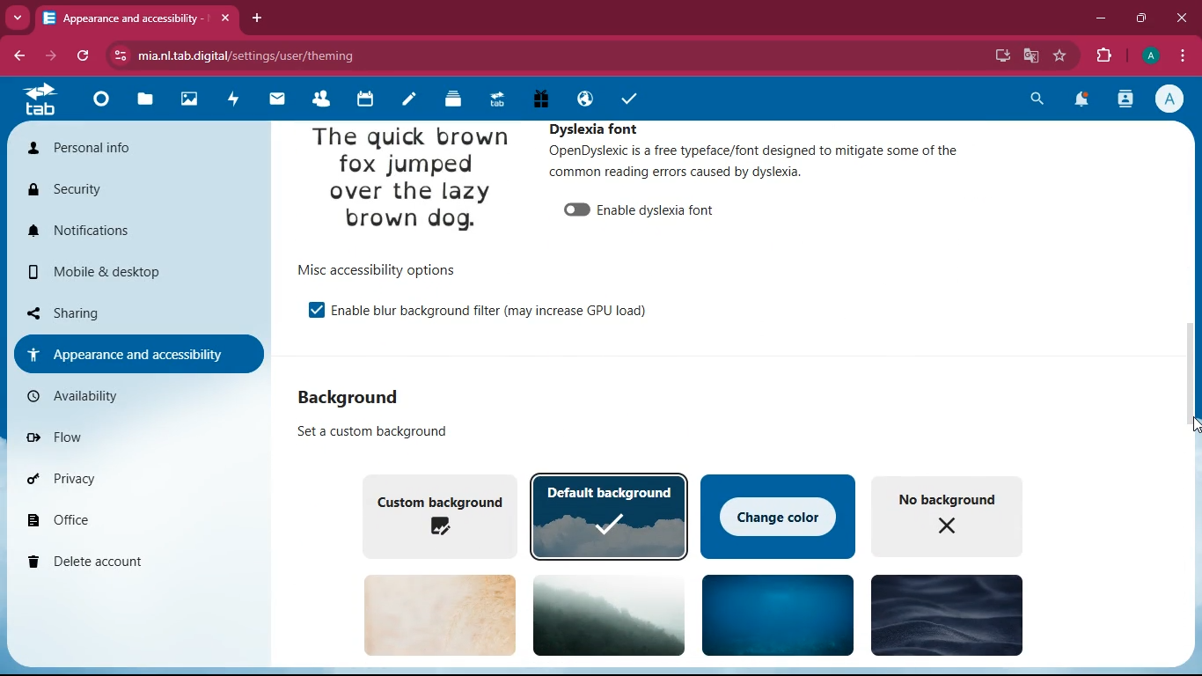  I want to click on personal info, so click(113, 148).